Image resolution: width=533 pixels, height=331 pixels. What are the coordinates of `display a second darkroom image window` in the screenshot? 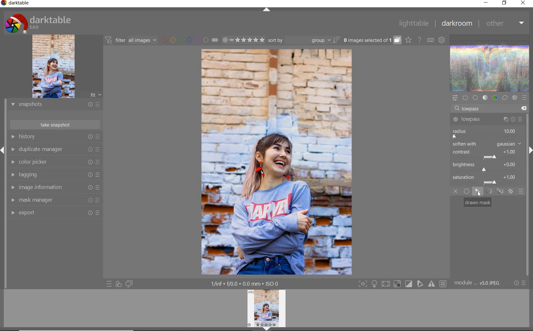 It's located at (129, 283).